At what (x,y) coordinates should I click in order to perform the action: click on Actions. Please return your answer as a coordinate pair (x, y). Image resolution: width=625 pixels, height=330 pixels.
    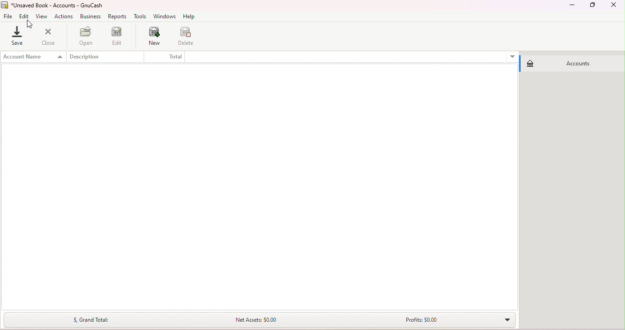
    Looking at the image, I should click on (63, 16).